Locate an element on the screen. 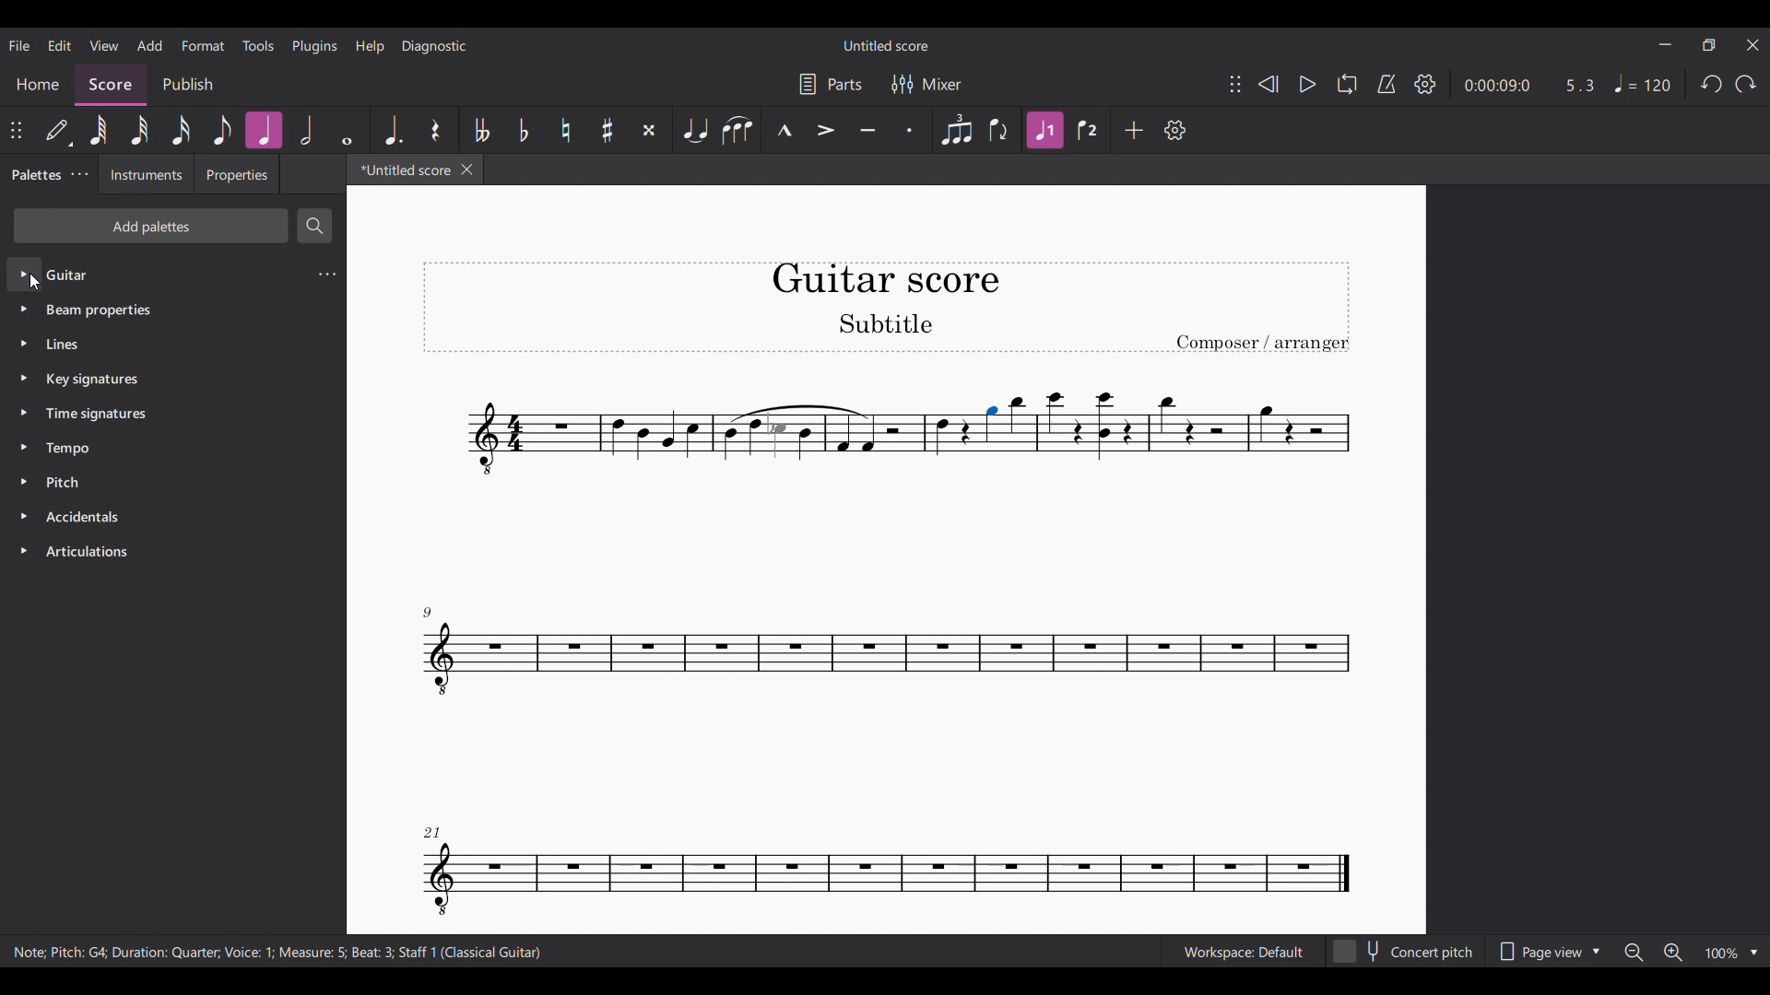 Image resolution: width=1770 pixels, height=995 pixels. Cursor is located at coordinates (35, 282).